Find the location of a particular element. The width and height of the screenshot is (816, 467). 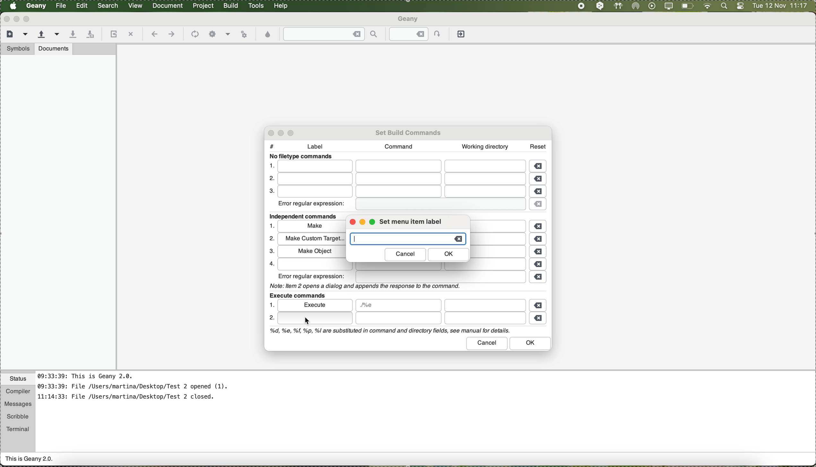

independent commands is located at coordinates (306, 217).